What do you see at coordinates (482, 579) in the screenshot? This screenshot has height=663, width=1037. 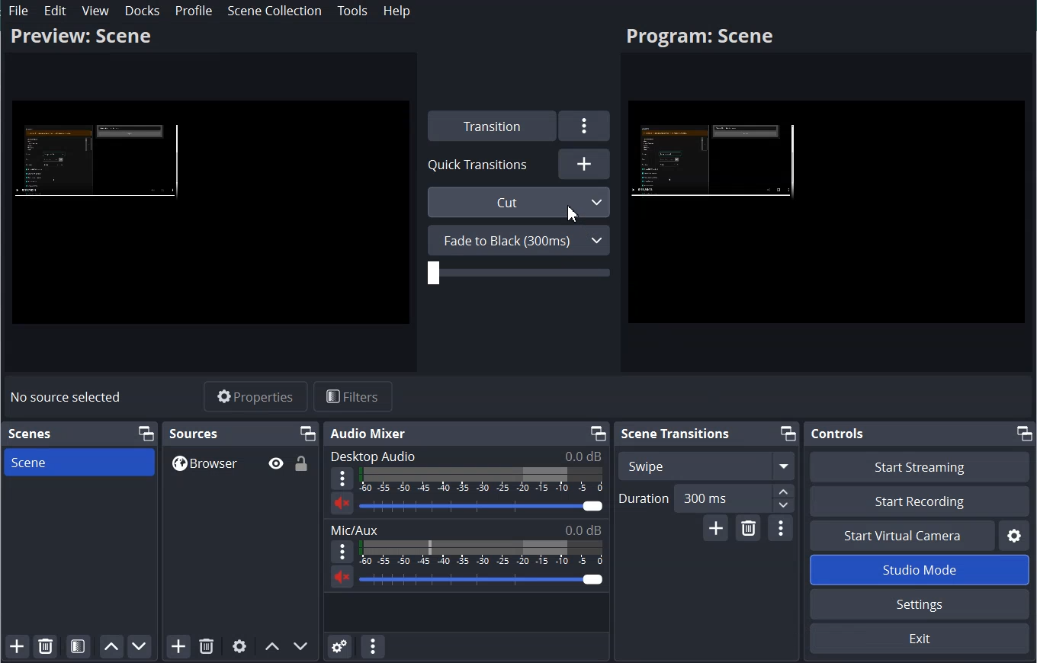 I see `Volume Adjuster` at bounding box center [482, 579].